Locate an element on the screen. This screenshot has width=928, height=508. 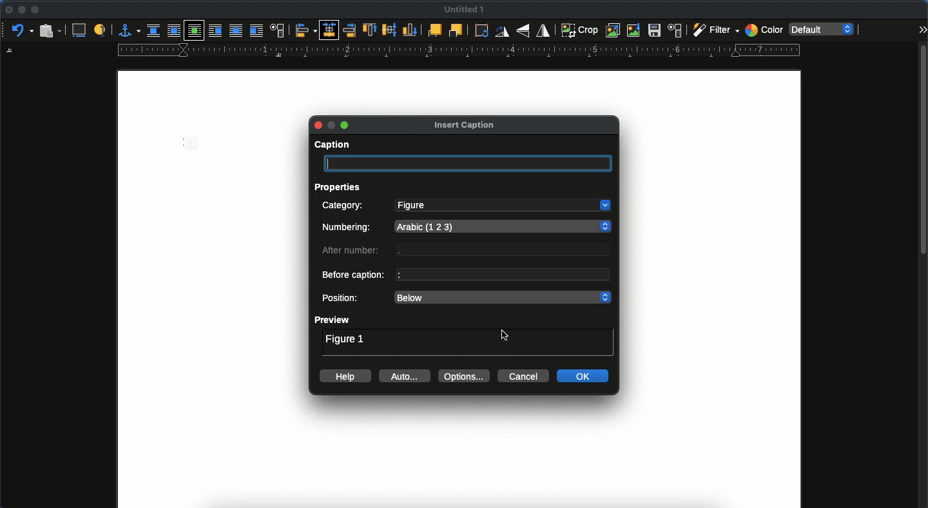
close is located at coordinates (8, 10).